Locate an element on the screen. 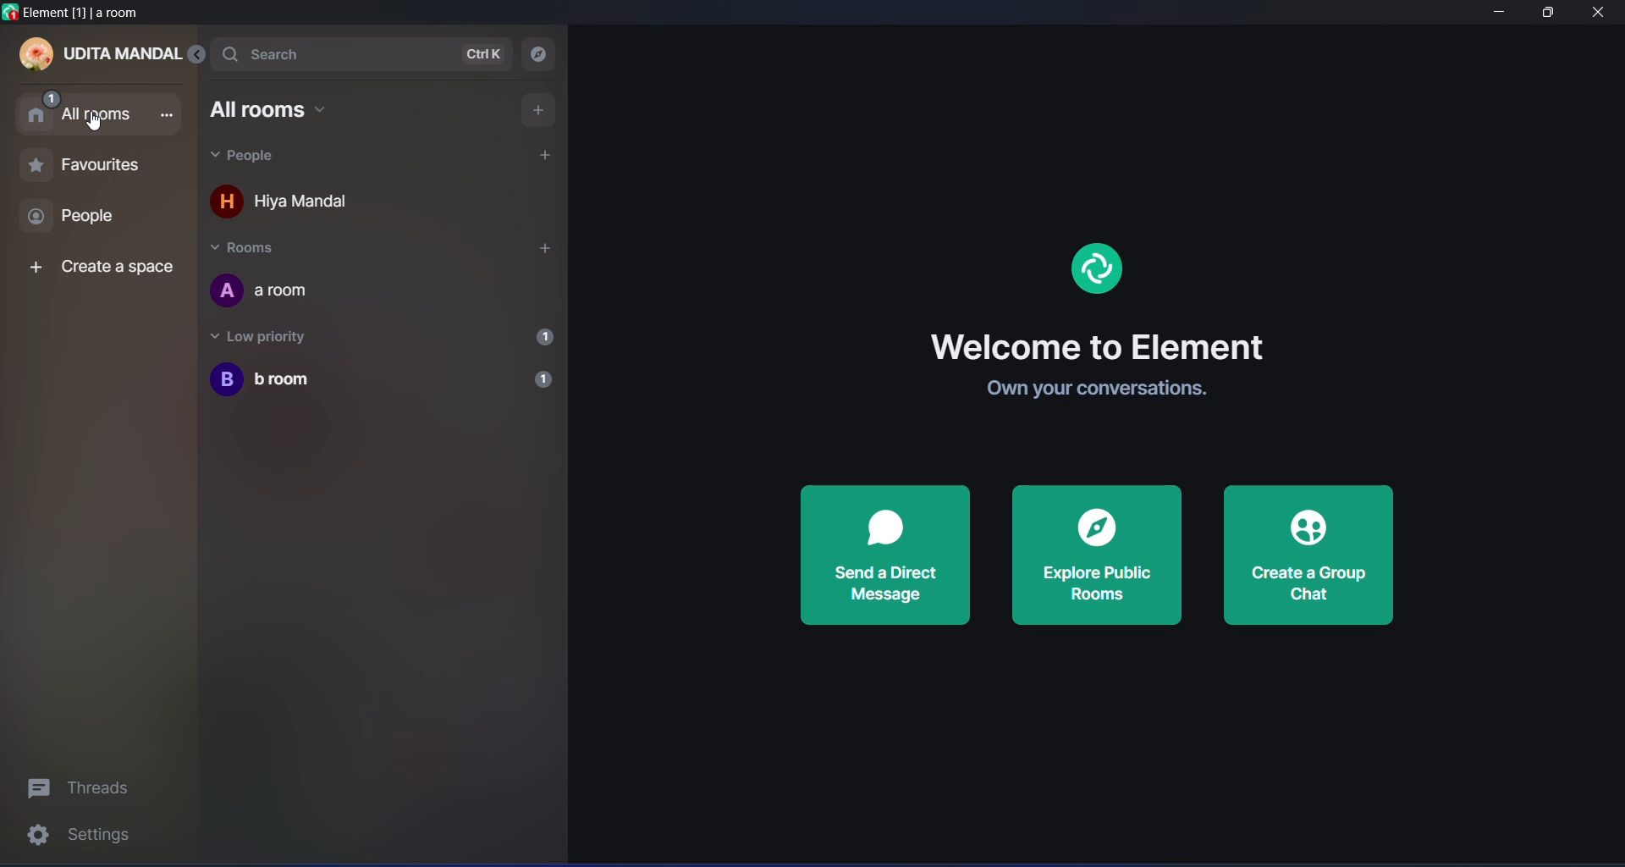  Explore Public Rooms is located at coordinates (1097, 555).